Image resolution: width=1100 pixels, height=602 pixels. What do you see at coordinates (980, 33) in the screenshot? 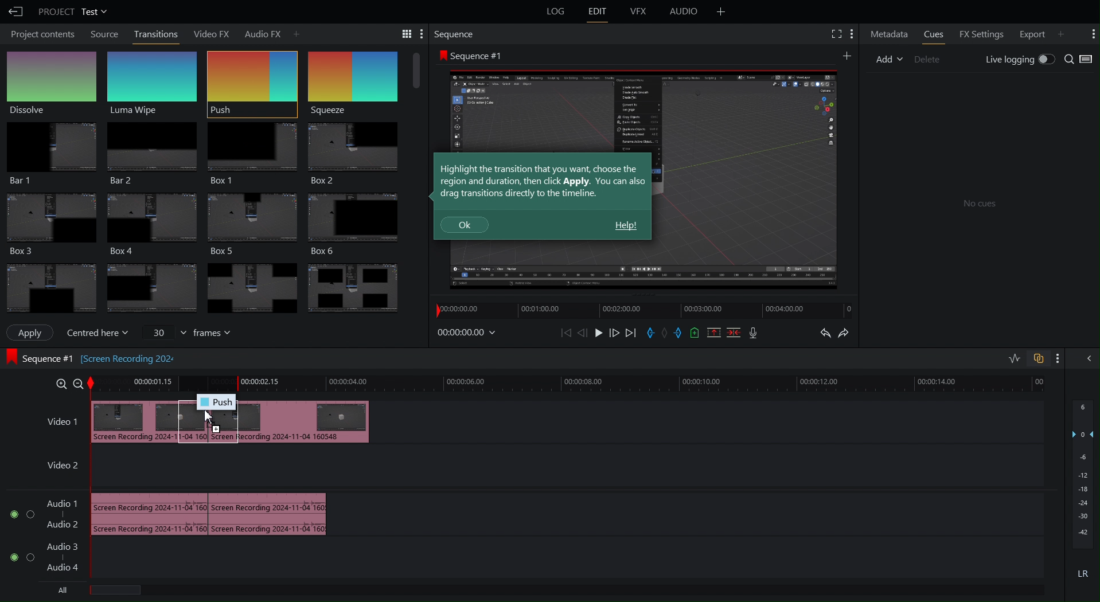
I see `FX Settings` at bounding box center [980, 33].